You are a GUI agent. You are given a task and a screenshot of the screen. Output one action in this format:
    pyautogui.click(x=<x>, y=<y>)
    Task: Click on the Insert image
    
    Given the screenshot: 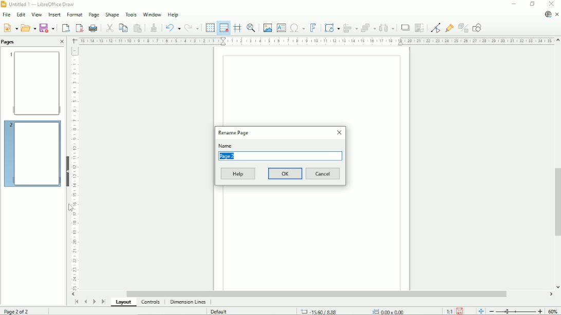 What is the action you would take?
    pyautogui.click(x=267, y=28)
    